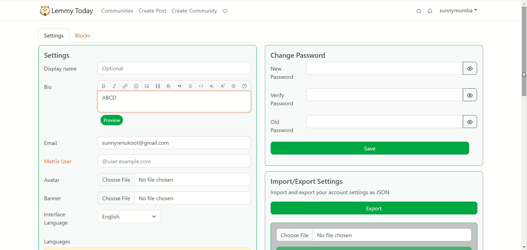 The image size is (527, 250). What do you see at coordinates (227, 11) in the screenshot?
I see `support lemmy` at bounding box center [227, 11].